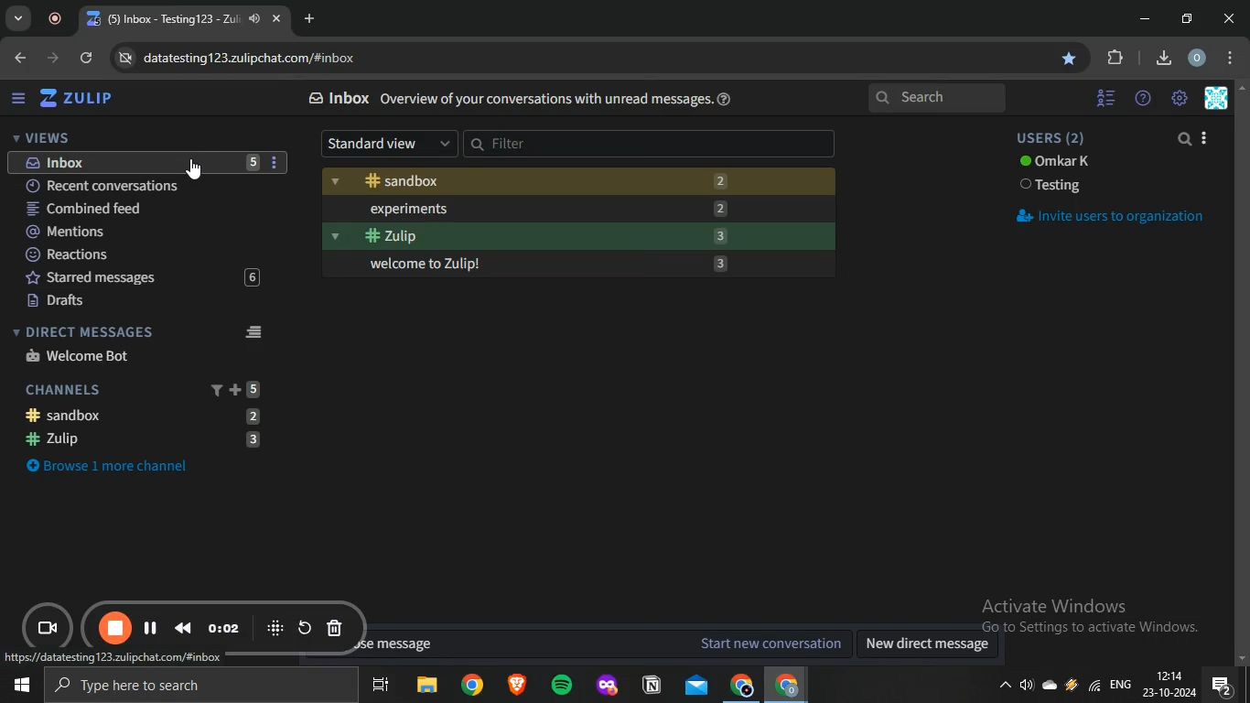 The image size is (1250, 703). I want to click on starred messages, so click(138, 278).